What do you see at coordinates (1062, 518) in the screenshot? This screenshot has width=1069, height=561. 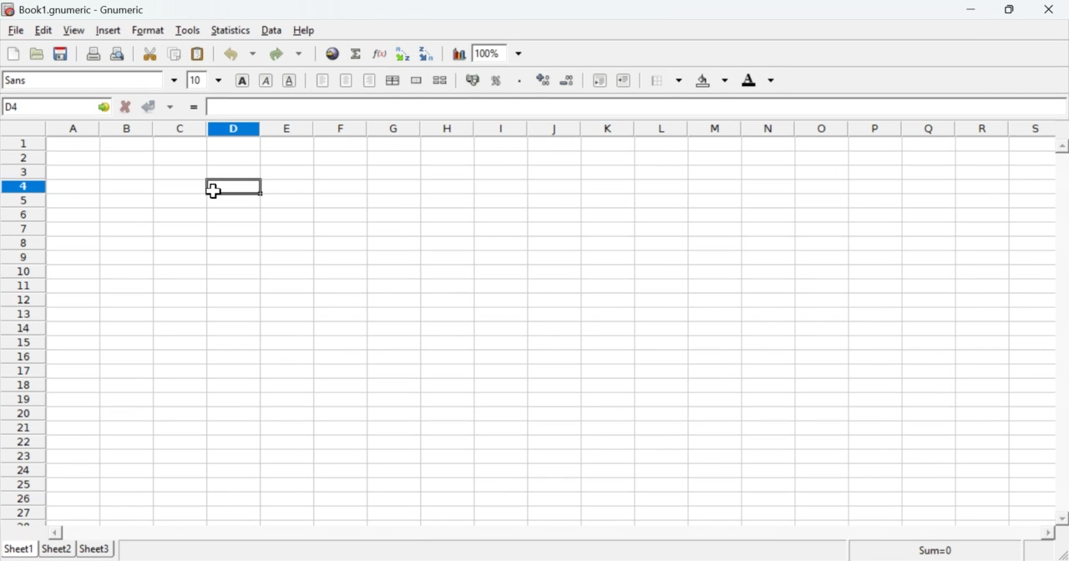 I see `scroll down` at bounding box center [1062, 518].